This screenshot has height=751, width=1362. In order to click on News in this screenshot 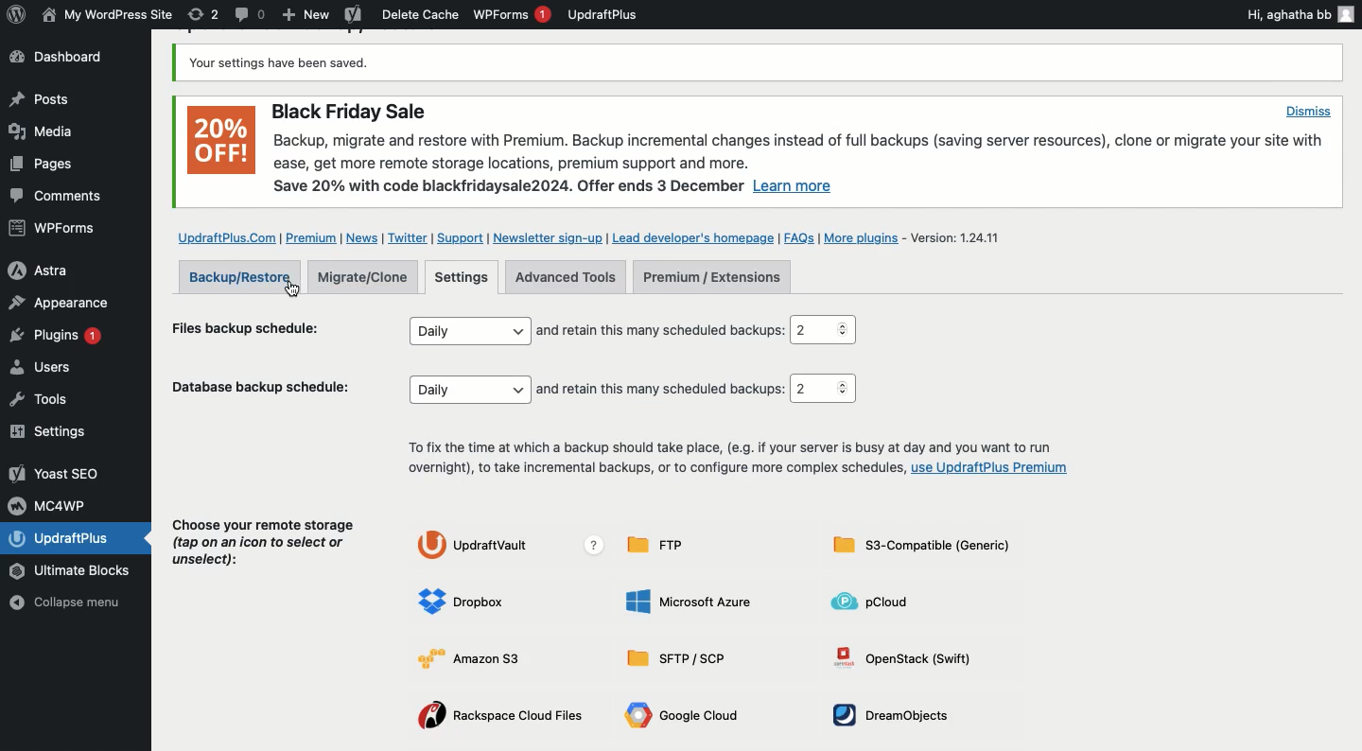, I will do `click(361, 239)`.